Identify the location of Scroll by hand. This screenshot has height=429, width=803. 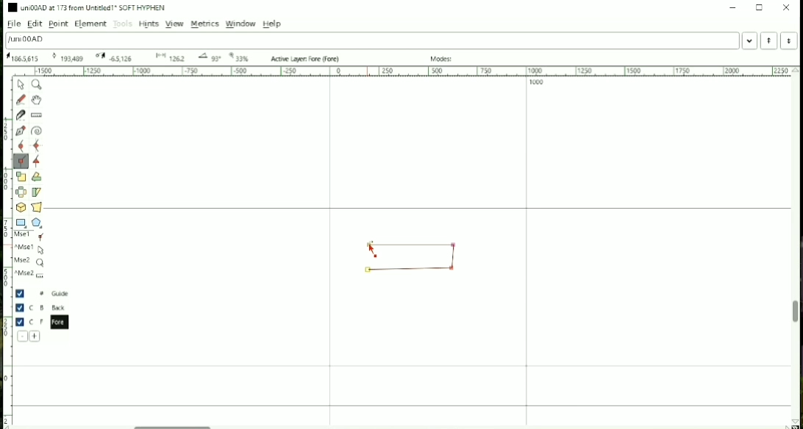
(36, 100).